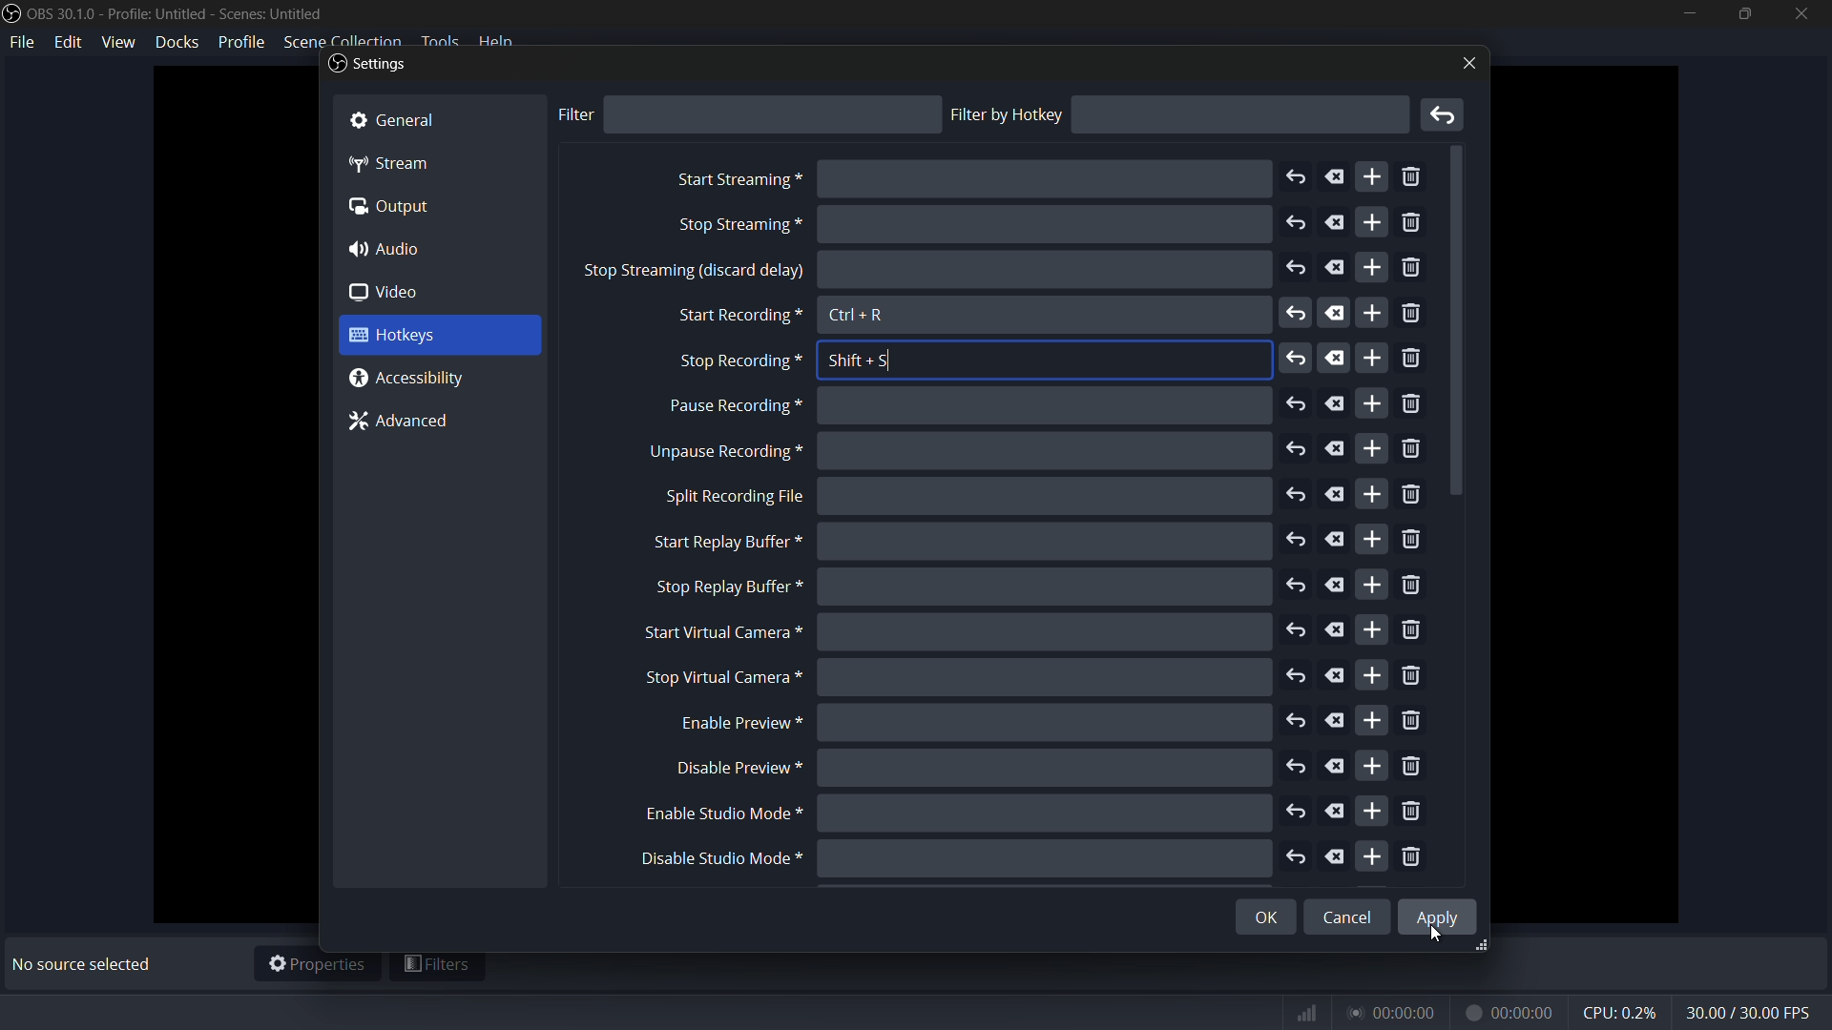 The image size is (1832, 1030). I want to click on add more, so click(1370, 538).